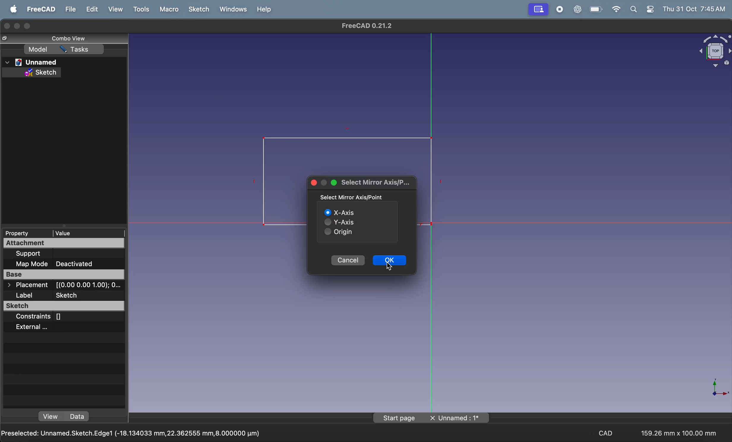  What do you see at coordinates (458, 418) in the screenshot?
I see `unnamed ` at bounding box center [458, 418].